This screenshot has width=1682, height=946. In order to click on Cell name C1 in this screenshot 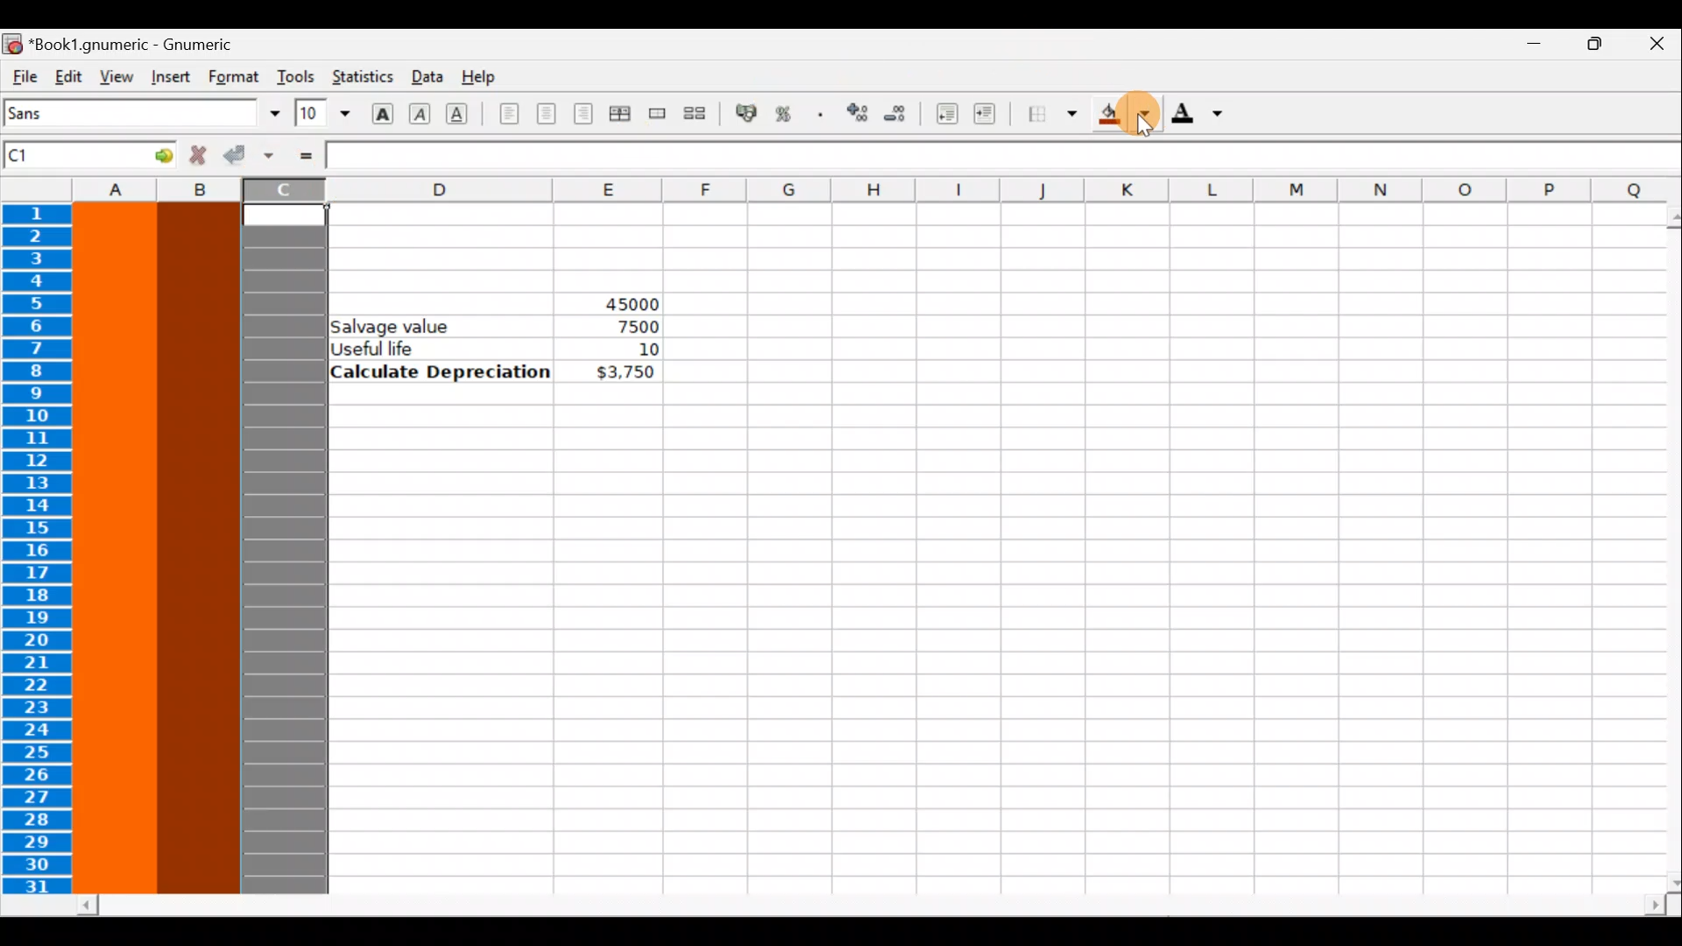, I will do `click(62, 158)`.